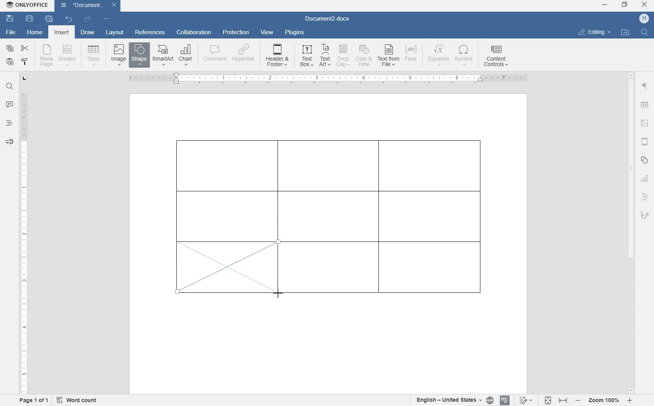 The height and width of the screenshot is (406, 654). What do you see at coordinates (25, 62) in the screenshot?
I see `copy style` at bounding box center [25, 62].